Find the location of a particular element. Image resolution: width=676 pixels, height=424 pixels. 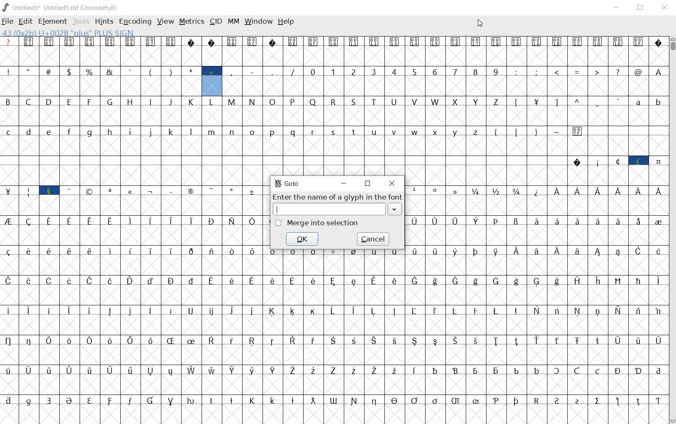

encoding is located at coordinates (134, 21).